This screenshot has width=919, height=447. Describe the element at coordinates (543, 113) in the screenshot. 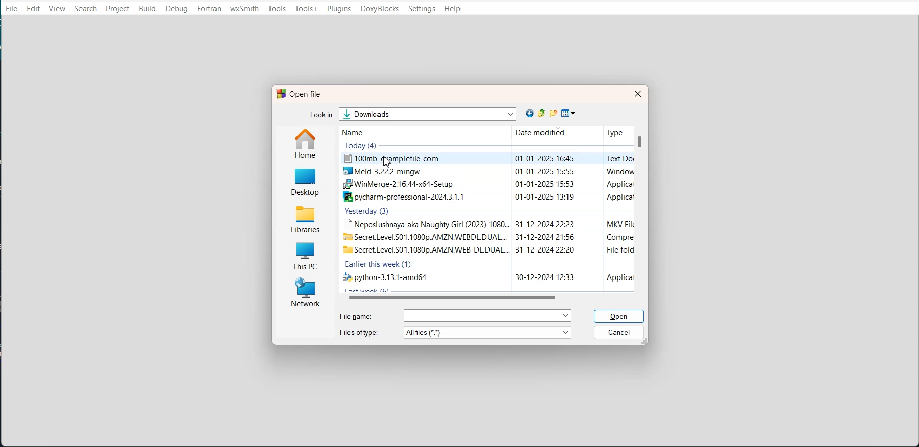

I see `Up one level` at that location.